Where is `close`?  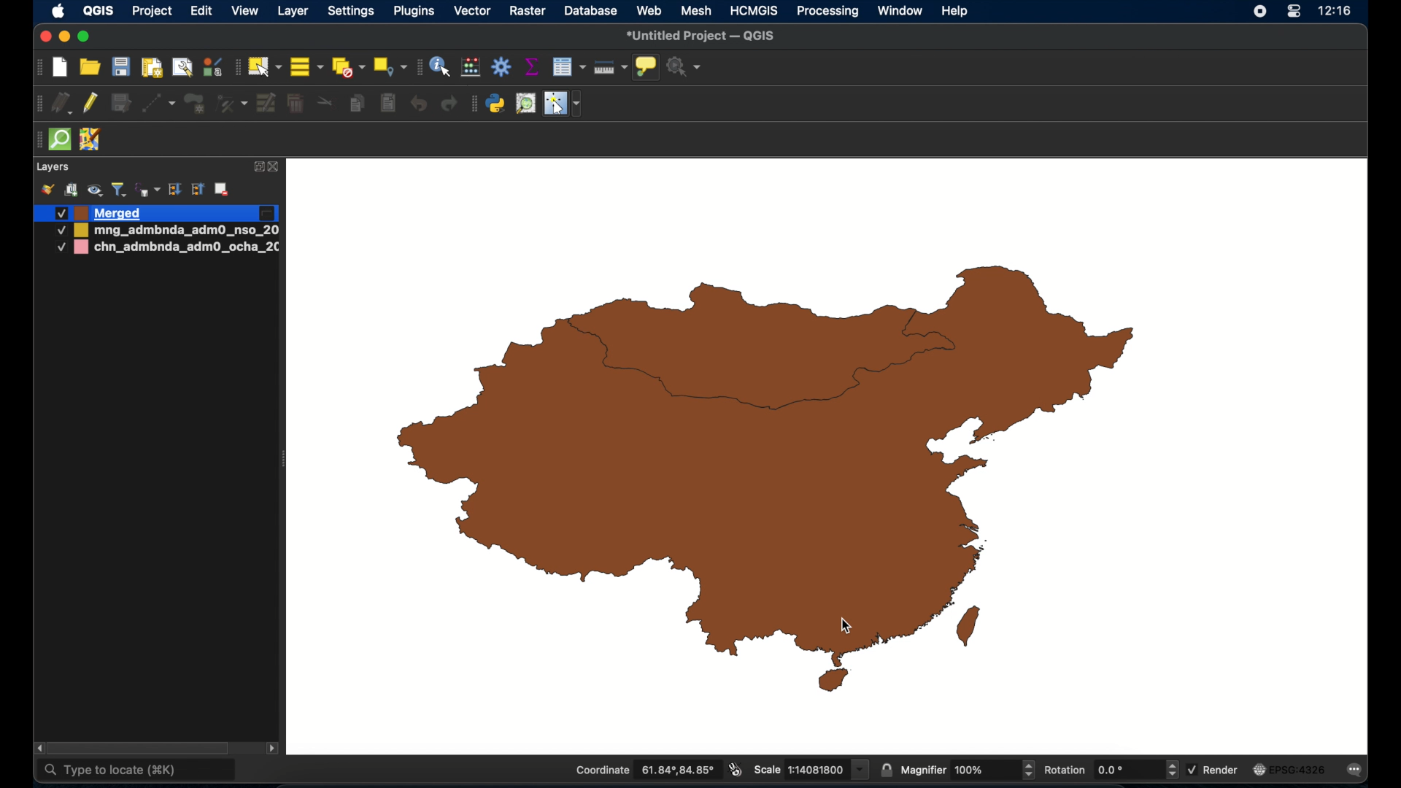
close is located at coordinates (44, 37).